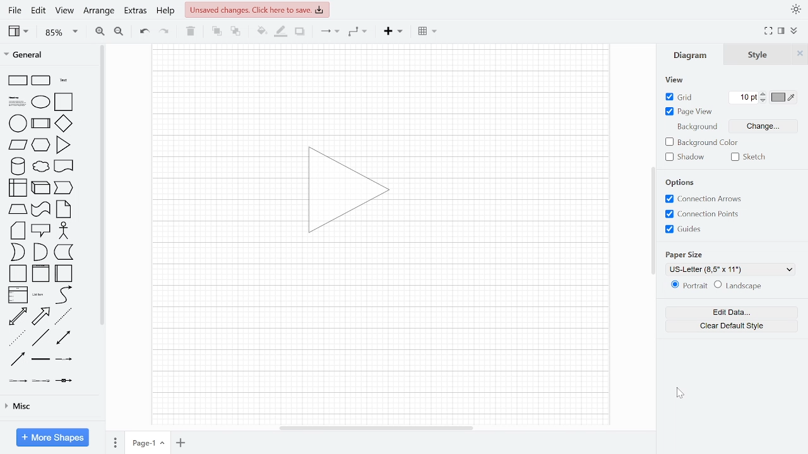 The height and width of the screenshot is (454, 808). Describe the element at coordinates (730, 270) in the screenshot. I see `Paper size options` at that location.